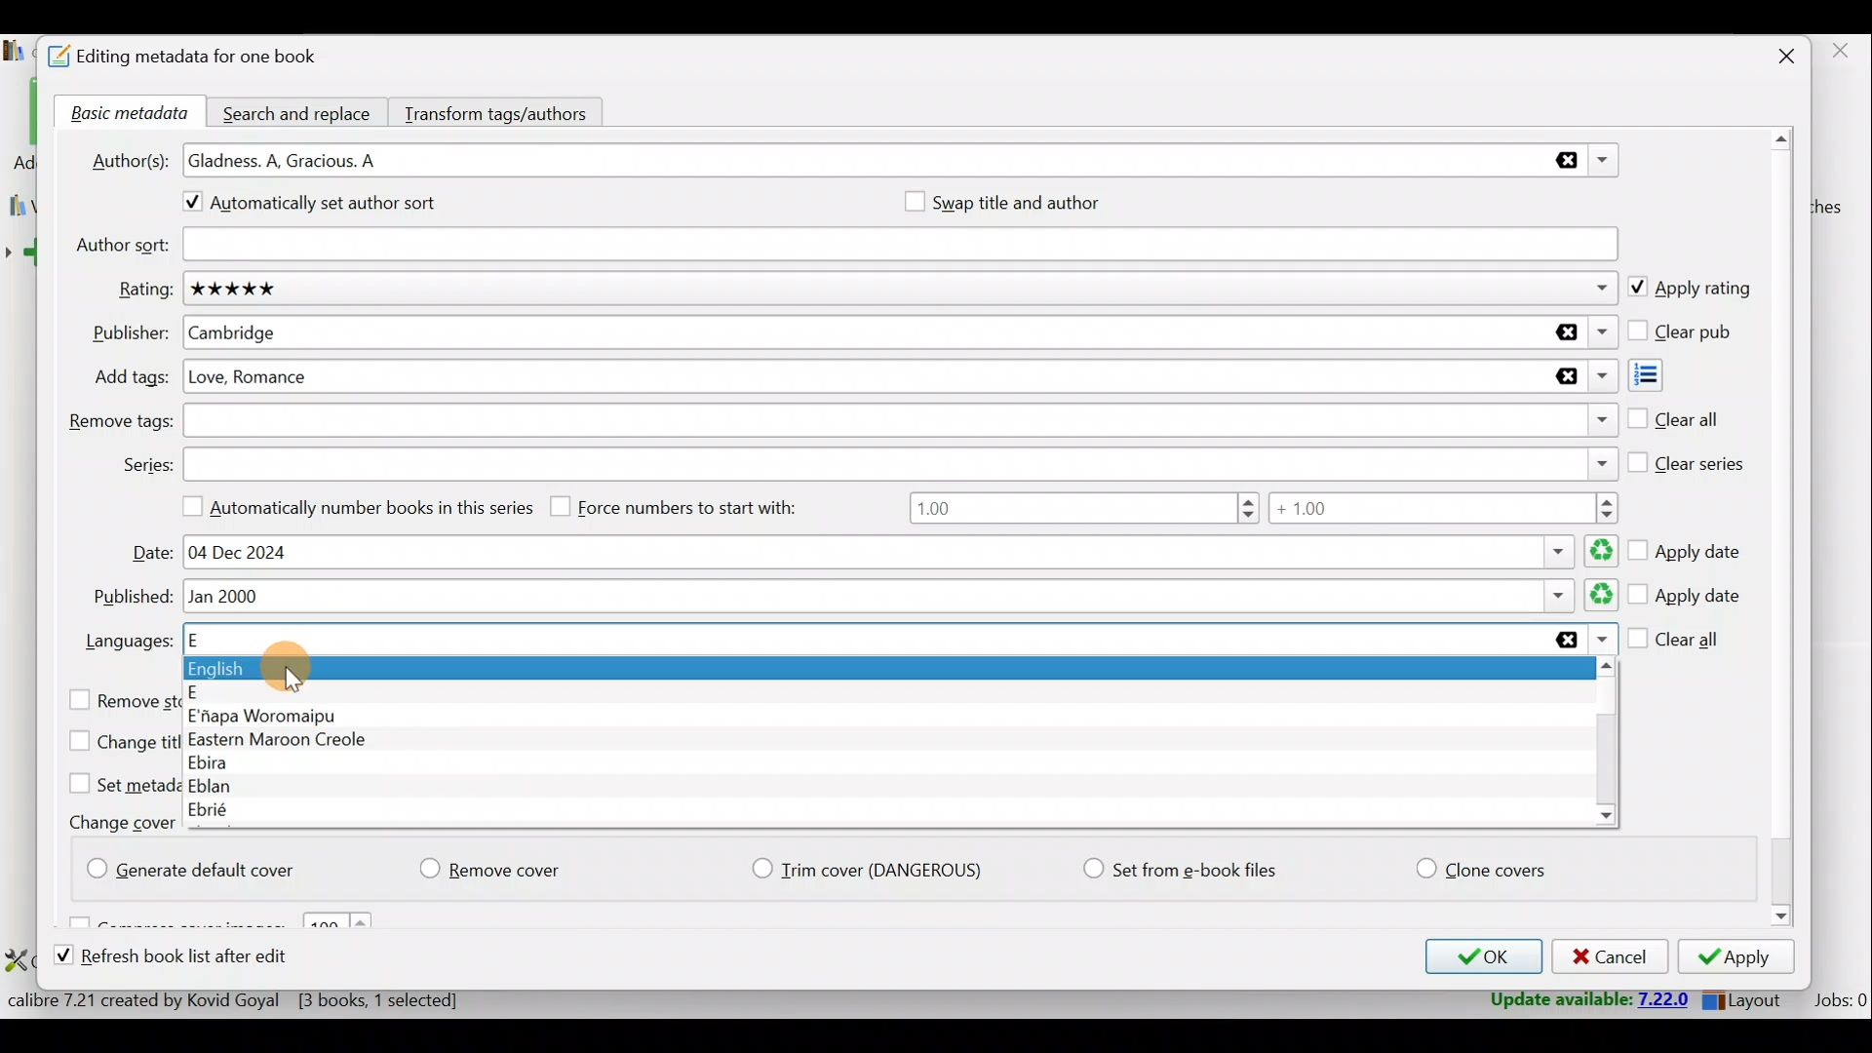 The height and width of the screenshot is (1053, 1872). I want to click on Clear all, so click(1674, 415).